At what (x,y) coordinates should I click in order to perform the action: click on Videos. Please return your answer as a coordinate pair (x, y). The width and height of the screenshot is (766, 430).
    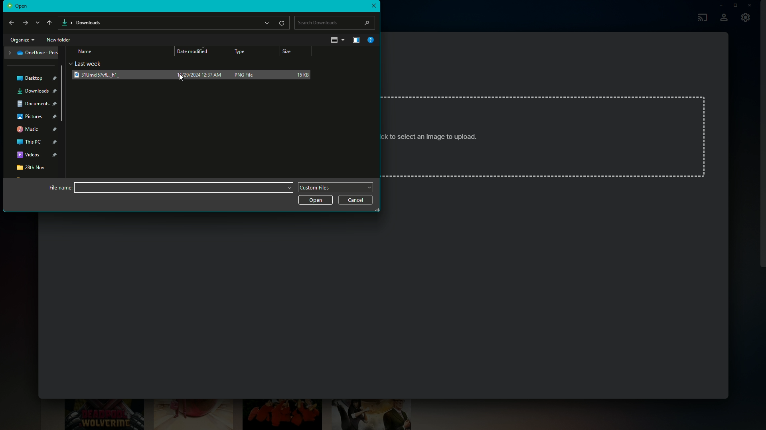
    Looking at the image, I should click on (37, 156).